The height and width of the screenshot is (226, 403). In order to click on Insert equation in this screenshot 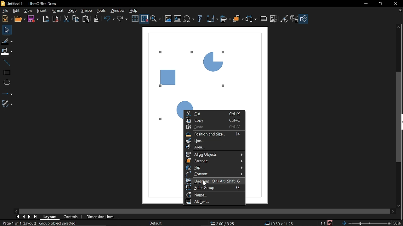, I will do `click(190, 19)`.